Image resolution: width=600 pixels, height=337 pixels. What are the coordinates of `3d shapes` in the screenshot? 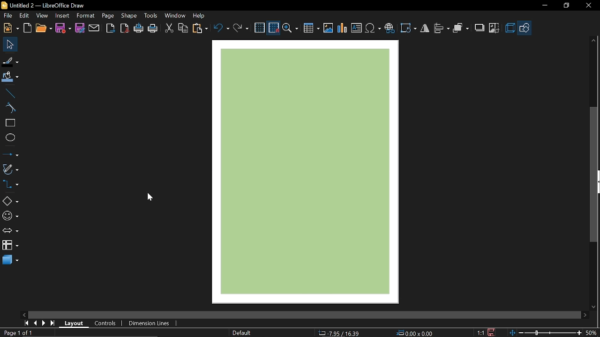 It's located at (10, 260).